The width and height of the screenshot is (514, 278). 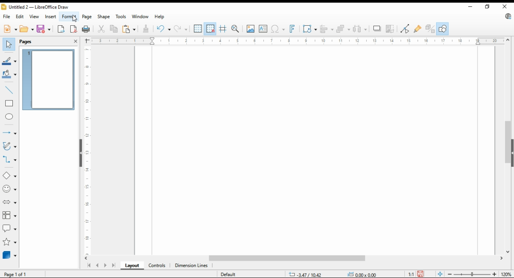 I want to click on save, so click(x=43, y=29).